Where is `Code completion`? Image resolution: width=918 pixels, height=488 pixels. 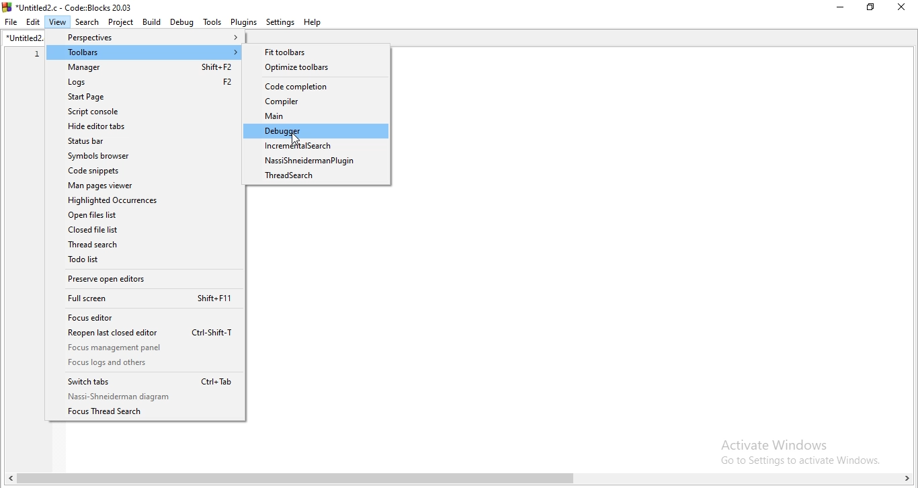 Code completion is located at coordinates (312, 85).